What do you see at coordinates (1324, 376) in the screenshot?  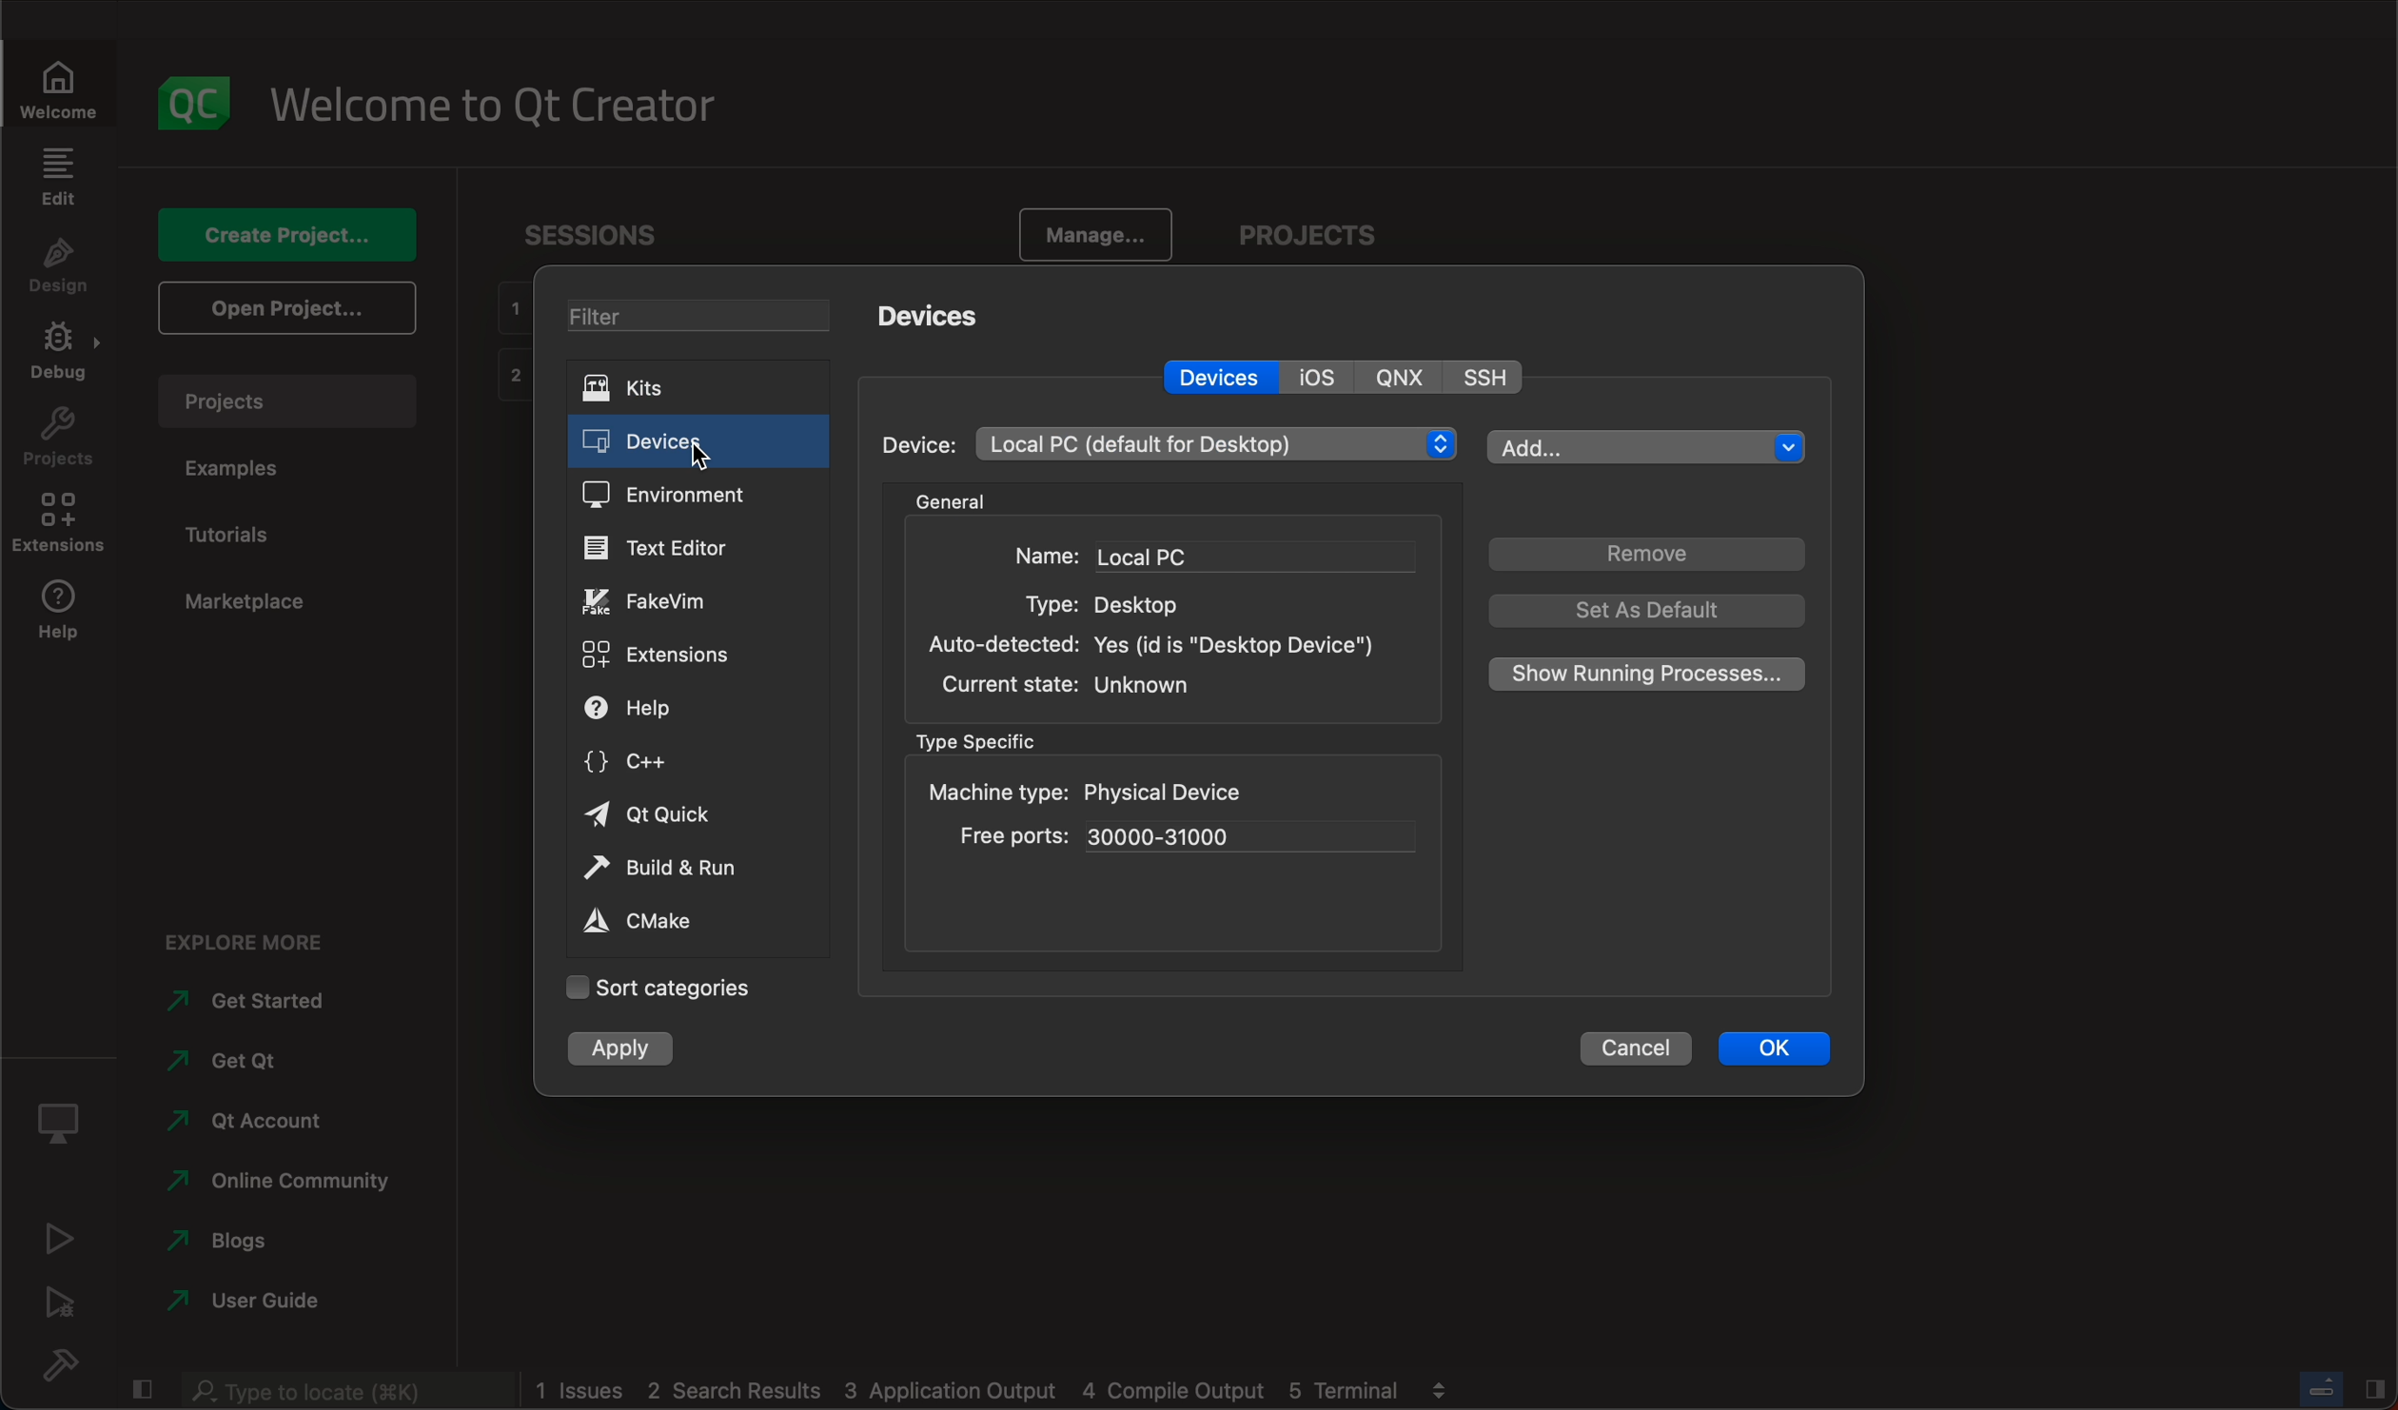 I see `iOS` at bounding box center [1324, 376].